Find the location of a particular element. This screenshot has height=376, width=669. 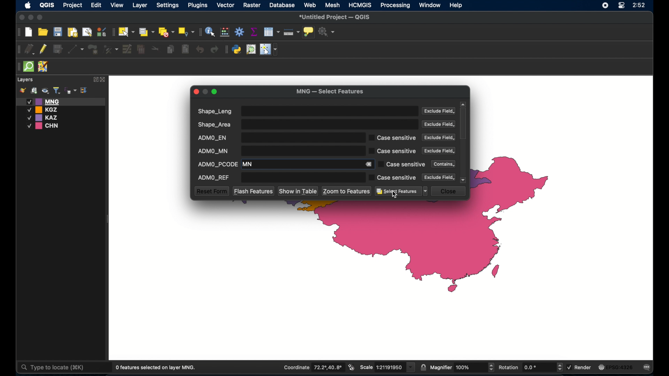

mesh is located at coordinates (333, 5).